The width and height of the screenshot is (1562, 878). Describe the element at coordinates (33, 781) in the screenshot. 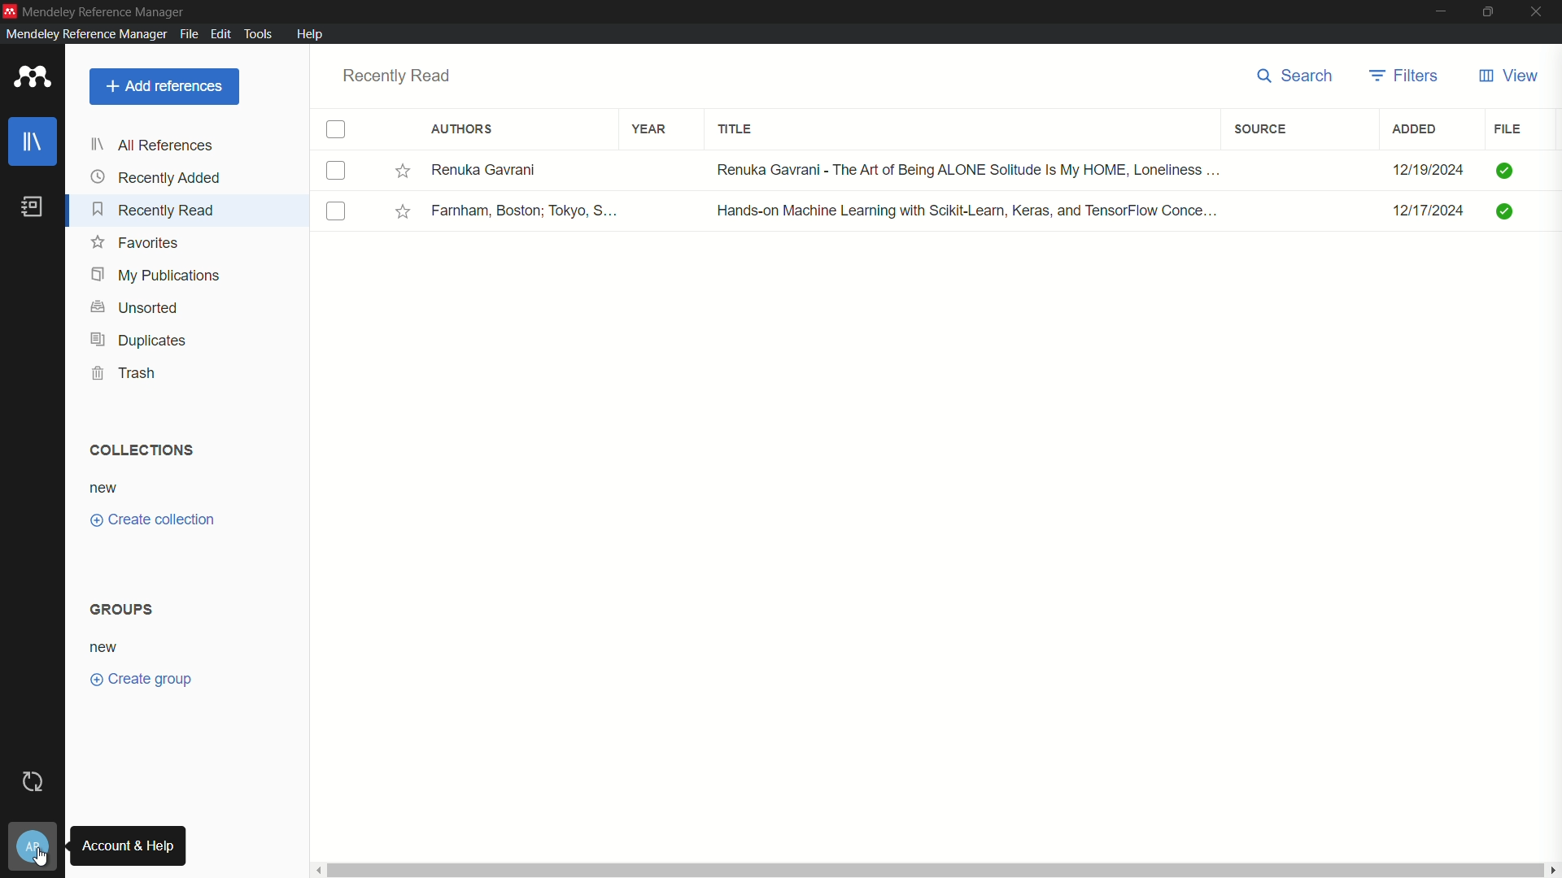

I see `sync` at that location.